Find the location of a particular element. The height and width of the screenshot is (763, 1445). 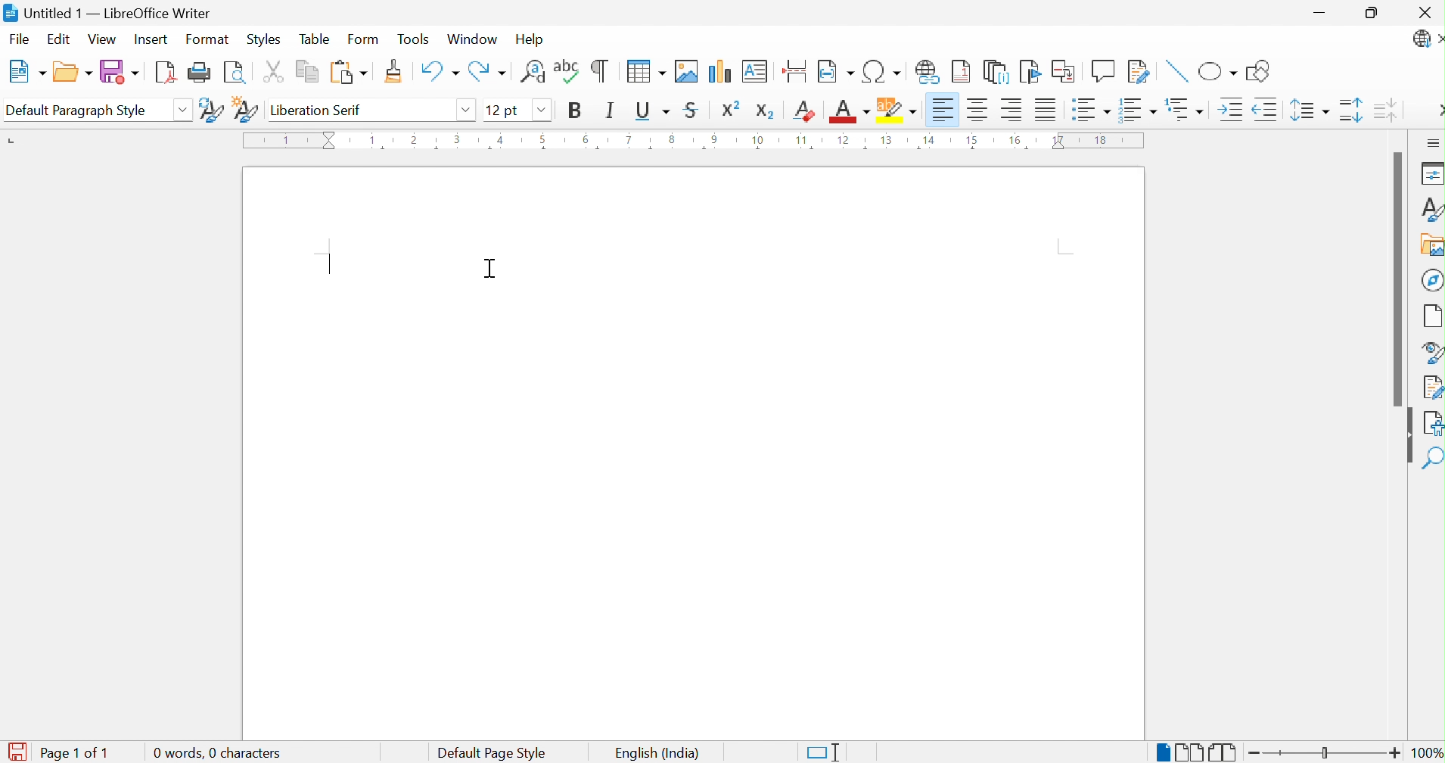

English (India) is located at coordinates (656, 752).